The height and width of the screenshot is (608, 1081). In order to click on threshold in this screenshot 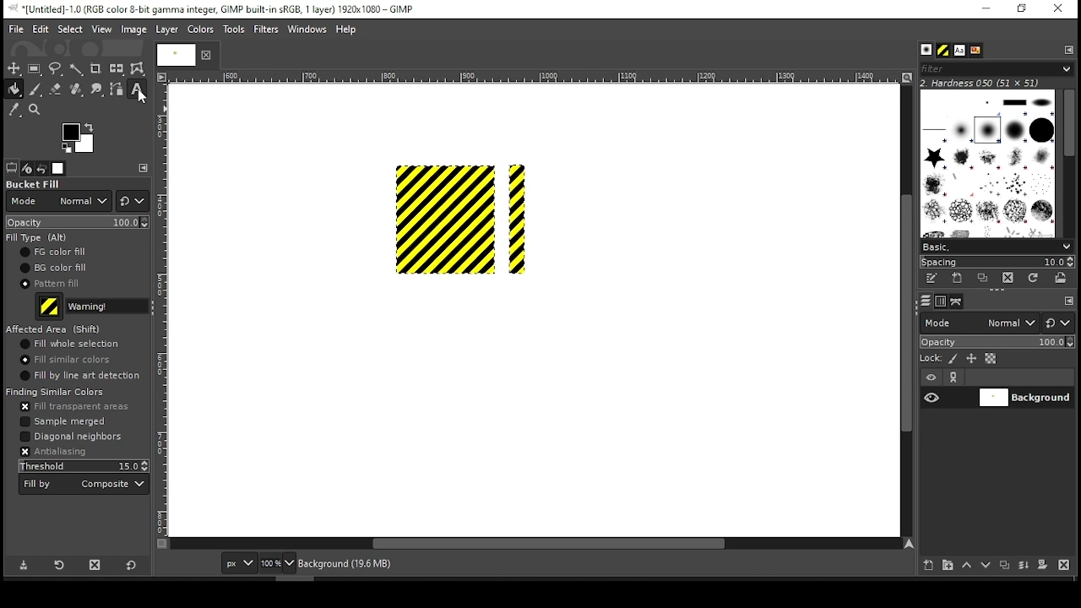, I will do `click(84, 466)`.